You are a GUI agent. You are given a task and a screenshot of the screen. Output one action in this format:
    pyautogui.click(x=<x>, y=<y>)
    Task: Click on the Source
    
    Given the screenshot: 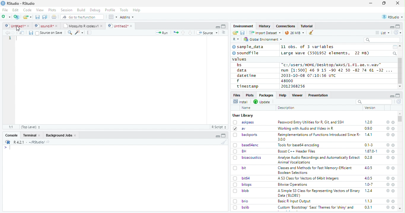 What is the action you would take?
    pyautogui.click(x=207, y=33)
    